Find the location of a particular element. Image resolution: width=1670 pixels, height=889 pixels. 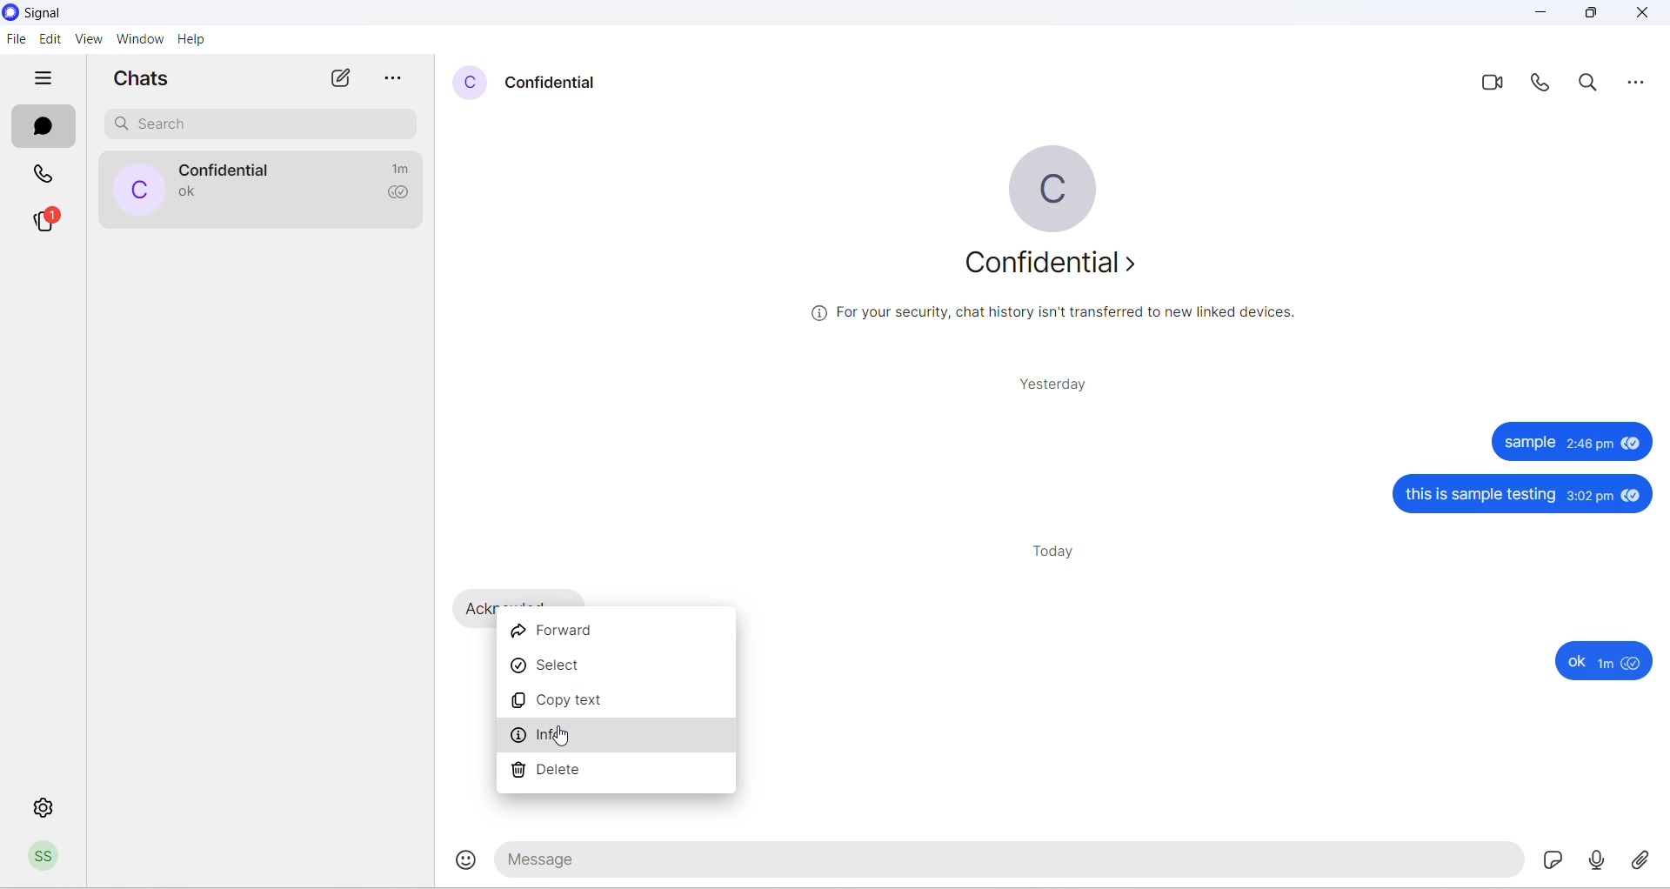

last message is located at coordinates (191, 192).